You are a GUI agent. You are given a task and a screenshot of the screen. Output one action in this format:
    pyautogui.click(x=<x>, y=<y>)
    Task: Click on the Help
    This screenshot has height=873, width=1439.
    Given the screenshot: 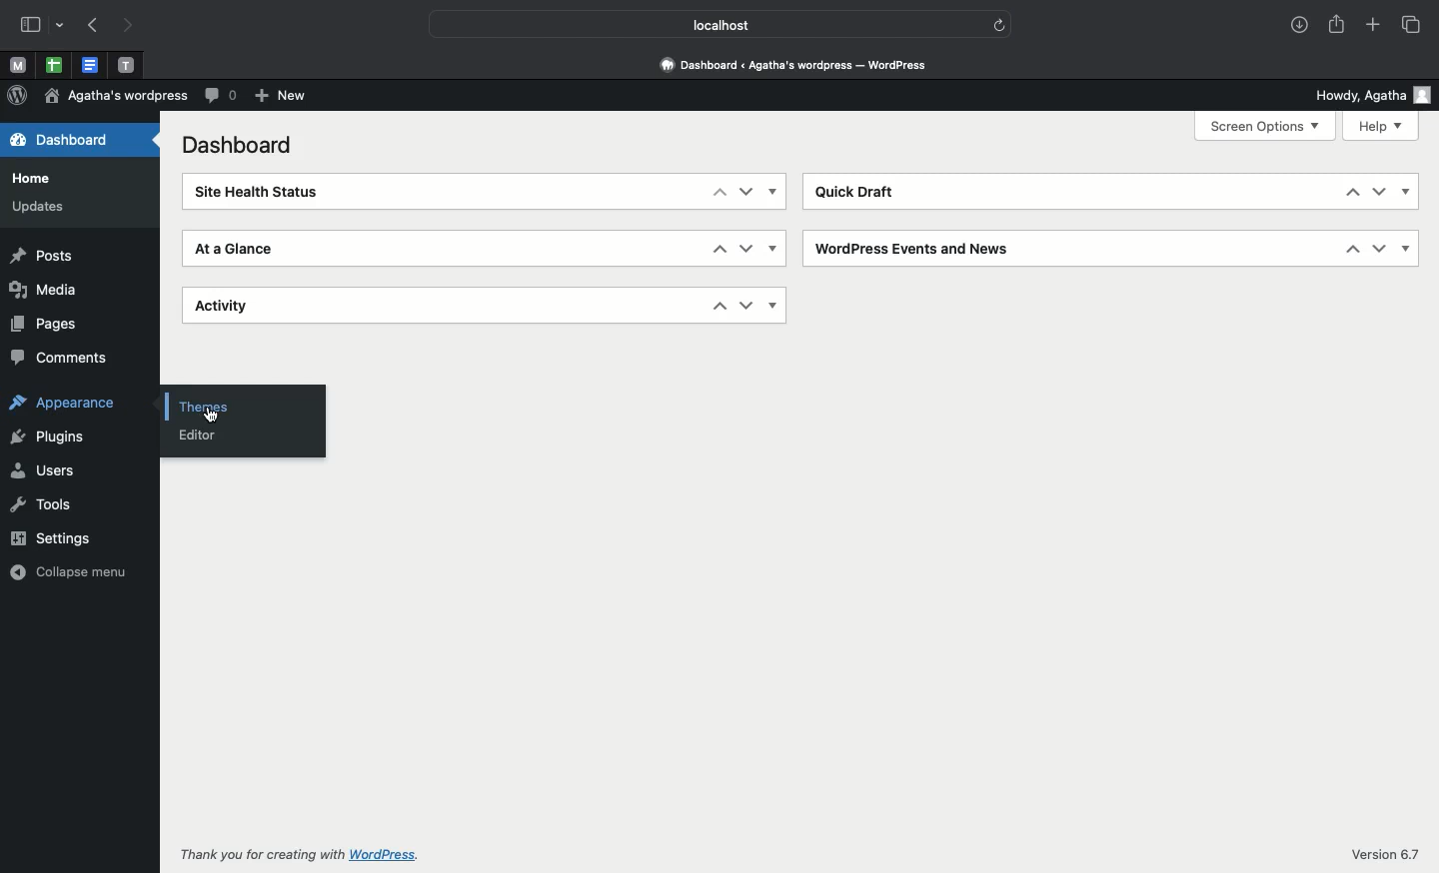 What is the action you would take?
    pyautogui.click(x=1380, y=127)
    